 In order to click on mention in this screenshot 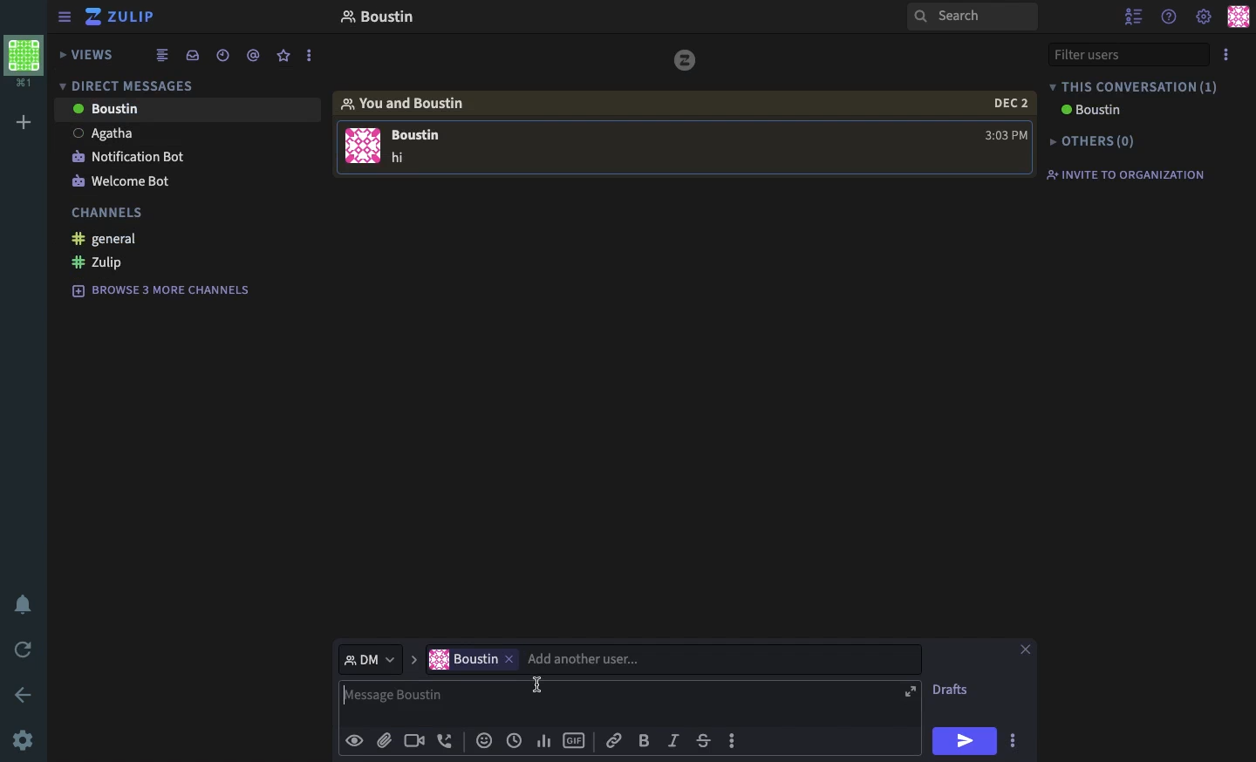, I will do `click(255, 56)`.